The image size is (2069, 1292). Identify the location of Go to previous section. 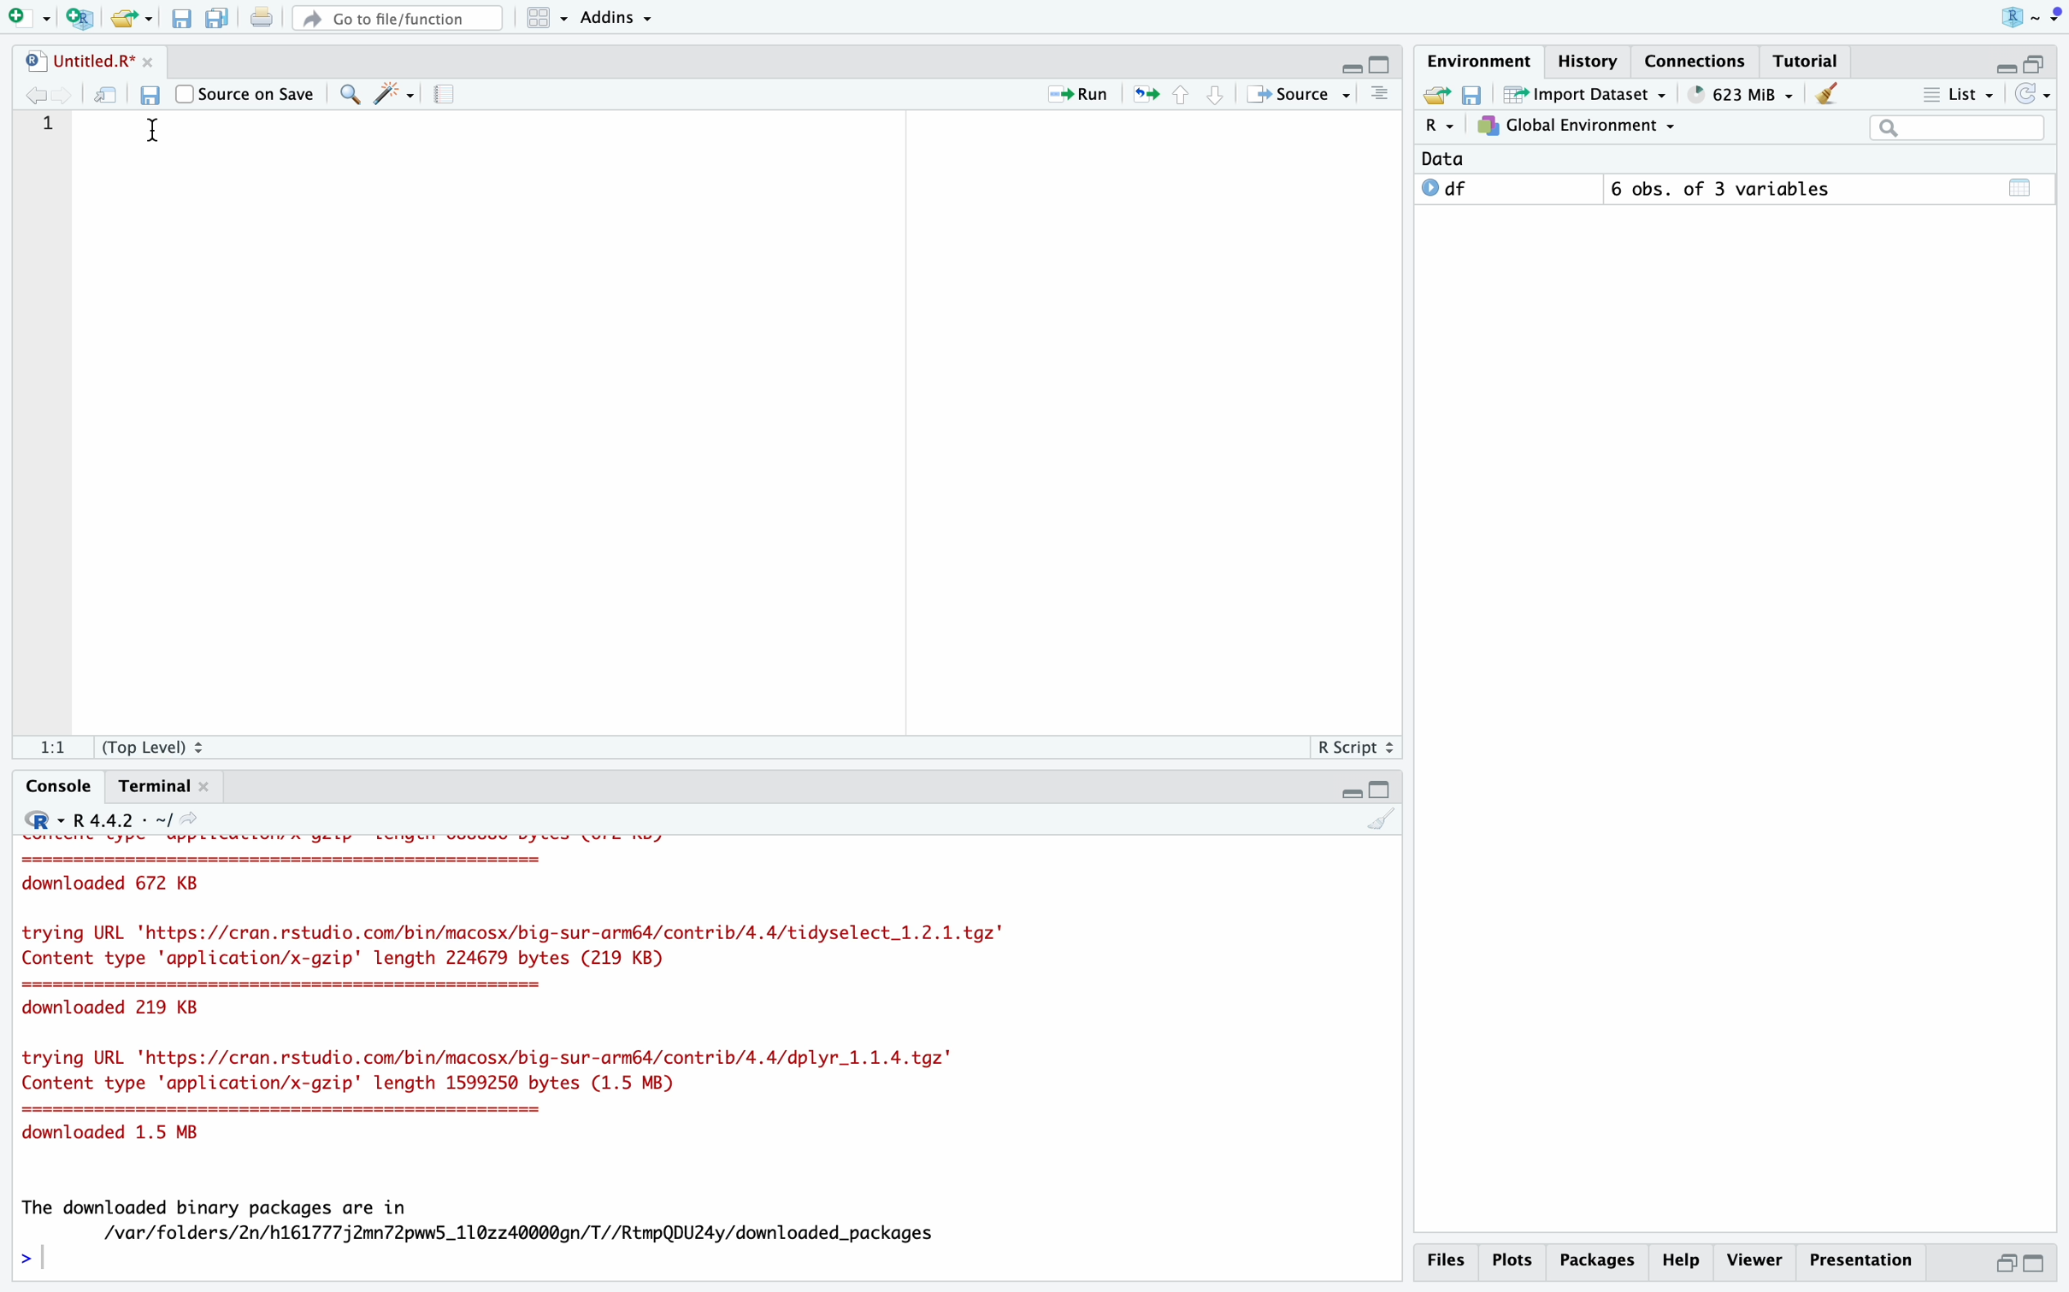
(1182, 92).